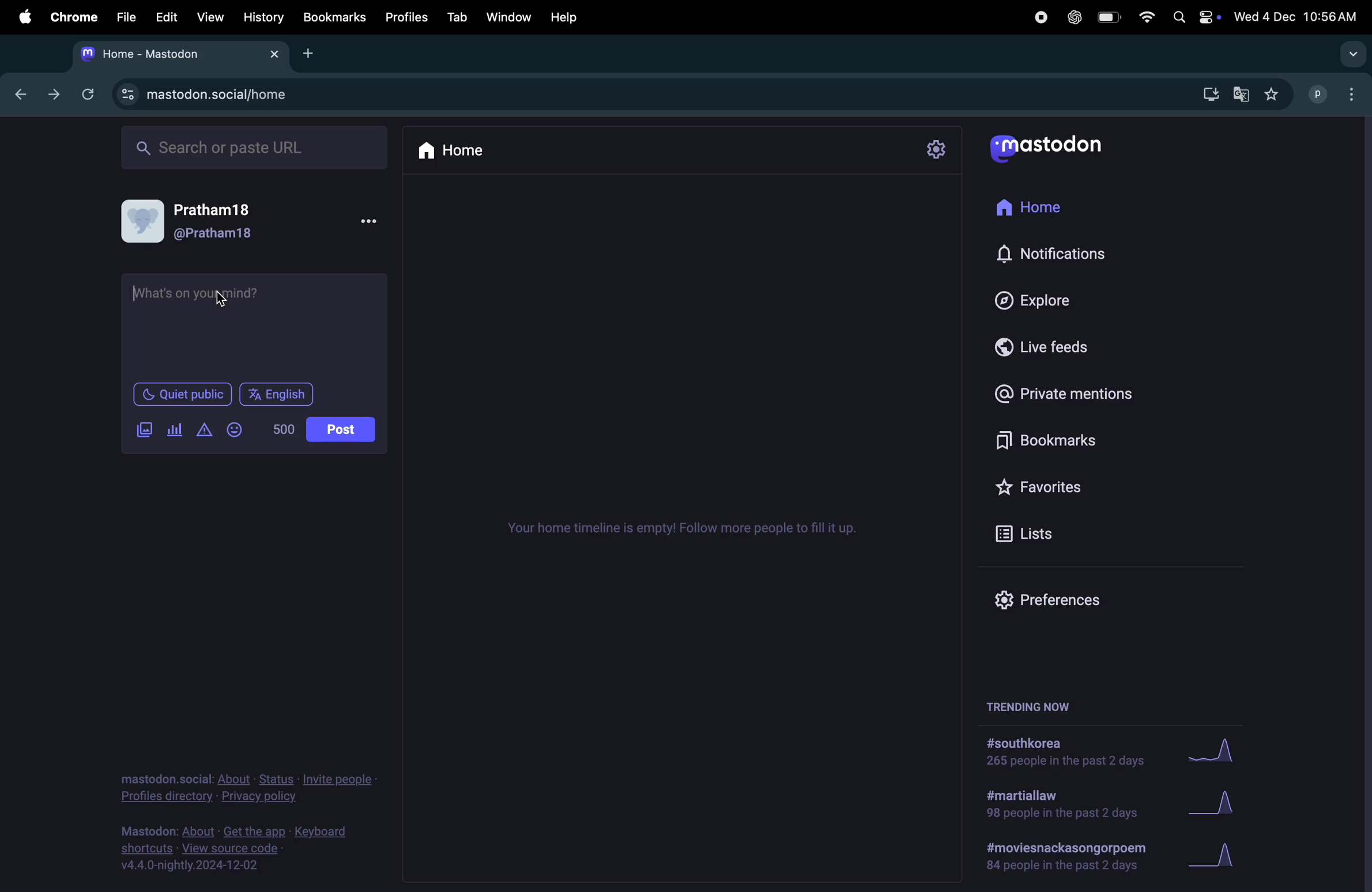 Image resolution: width=1372 pixels, height=892 pixels. Describe the element at coordinates (1061, 803) in the screenshot. I see `#martial law` at that location.